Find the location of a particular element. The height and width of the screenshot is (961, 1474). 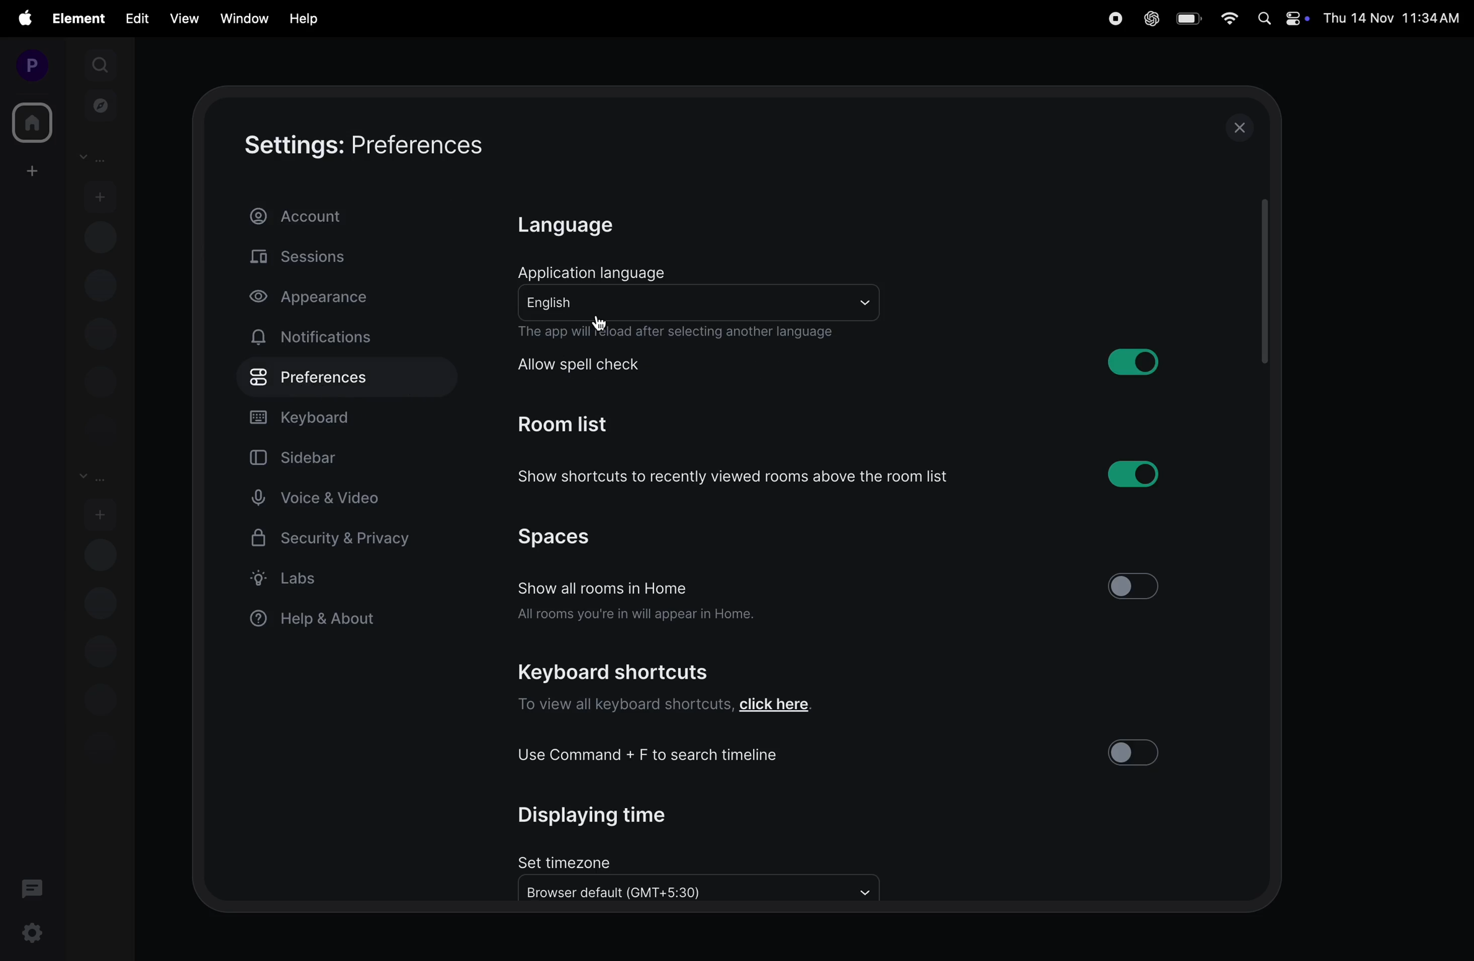

hlep is located at coordinates (304, 19).